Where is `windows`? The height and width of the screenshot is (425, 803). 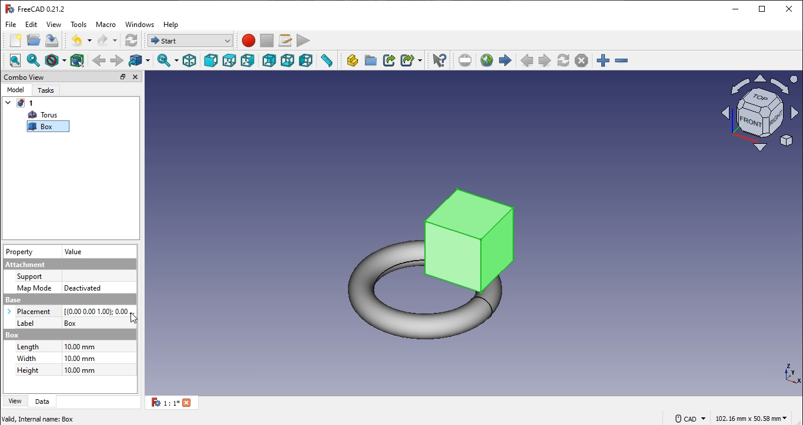
windows is located at coordinates (140, 25).